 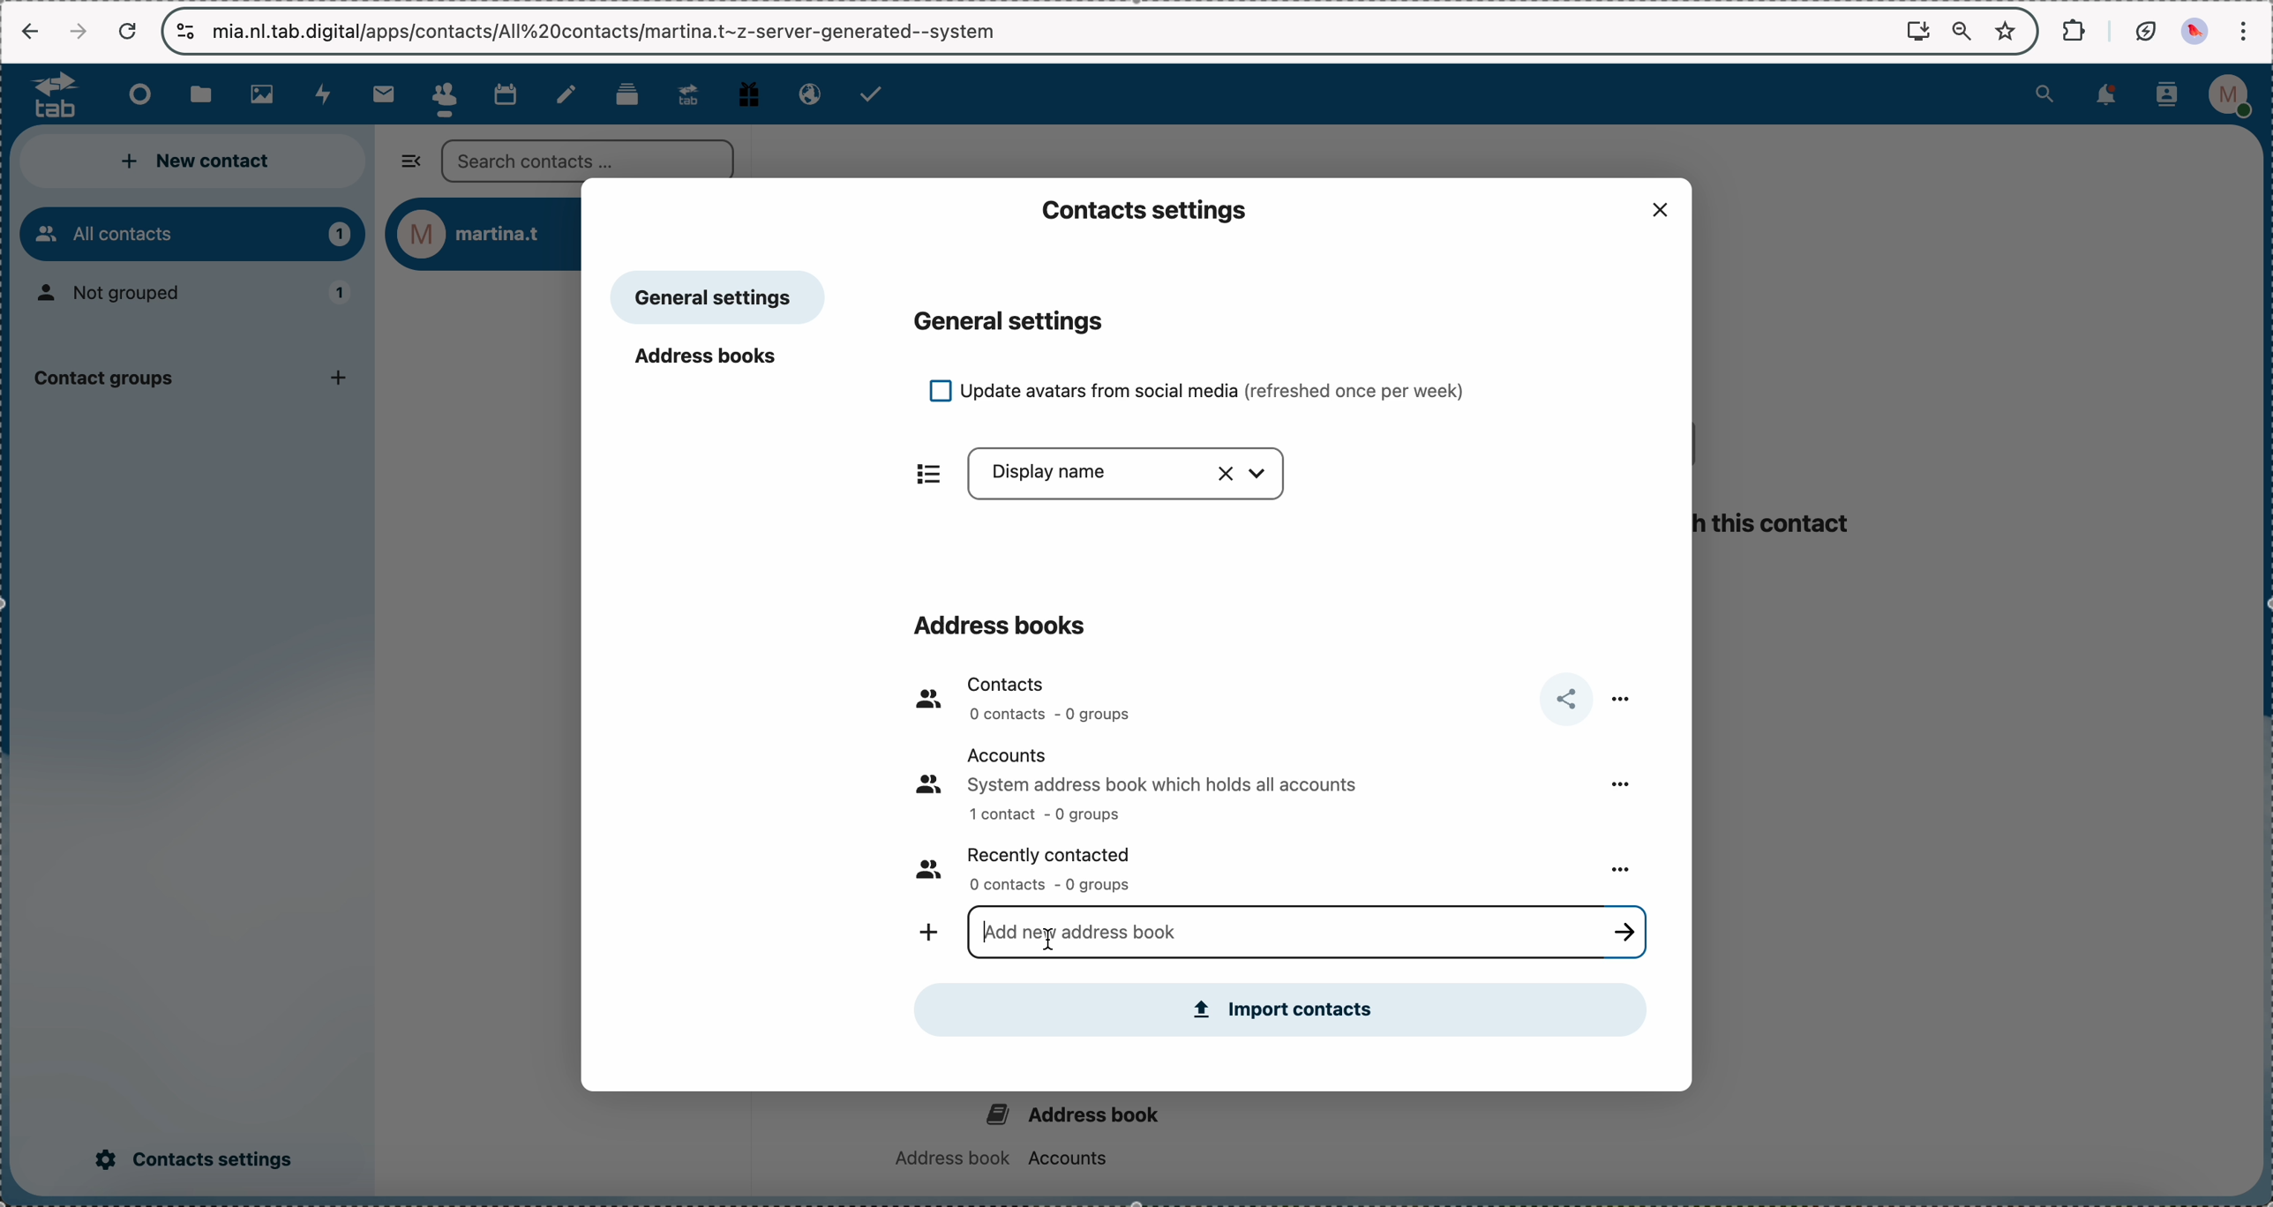 What do you see at coordinates (1025, 1129) in the screenshot?
I see `address book` at bounding box center [1025, 1129].